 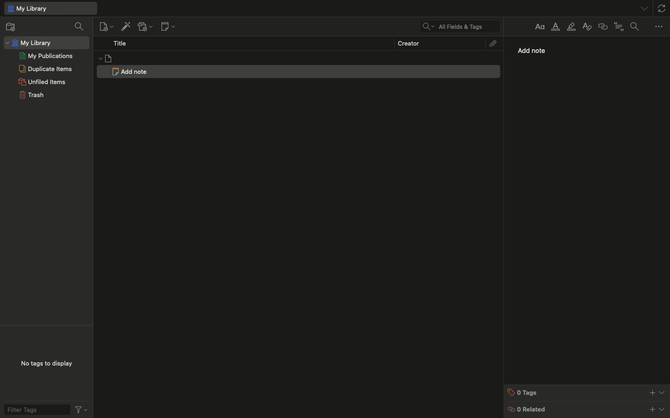 I want to click on Hide, so click(x=645, y=8).